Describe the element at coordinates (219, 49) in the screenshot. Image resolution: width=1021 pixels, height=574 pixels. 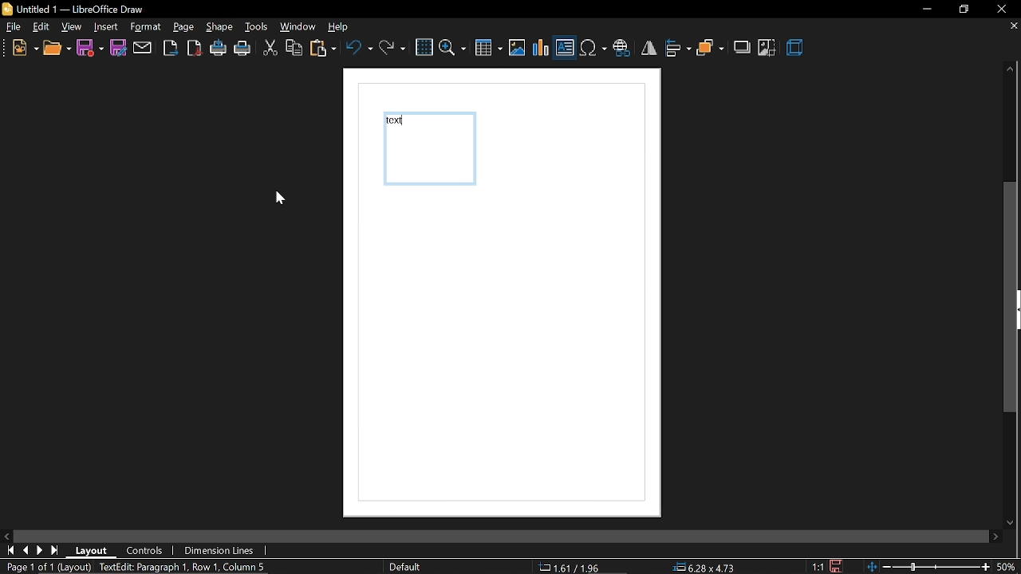
I see `print directly` at that location.